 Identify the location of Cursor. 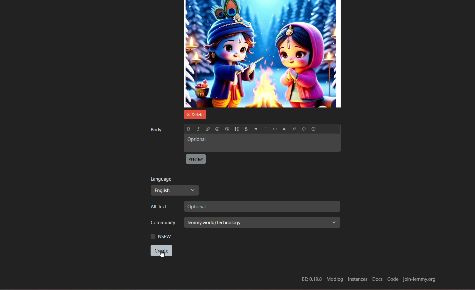
(162, 255).